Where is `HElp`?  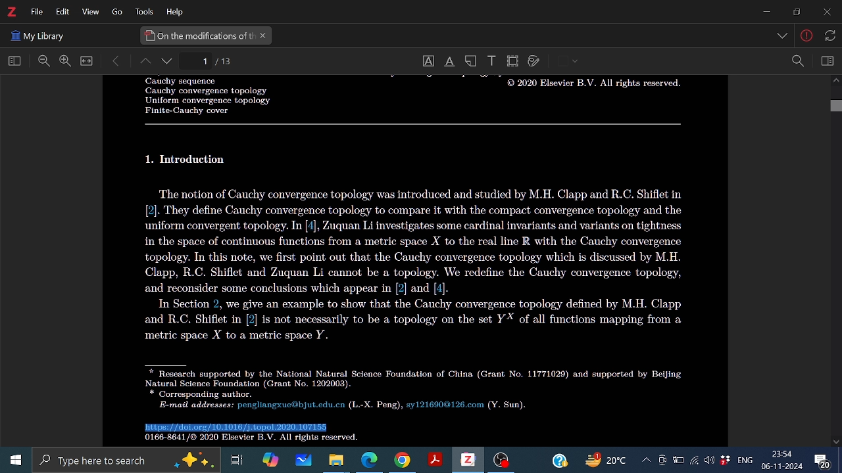 HElp is located at coordinates (178, 11).